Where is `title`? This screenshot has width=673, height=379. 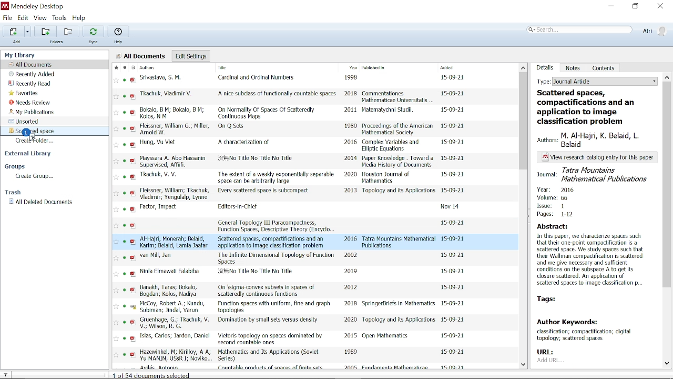 title is located at coordinates (270, 340).